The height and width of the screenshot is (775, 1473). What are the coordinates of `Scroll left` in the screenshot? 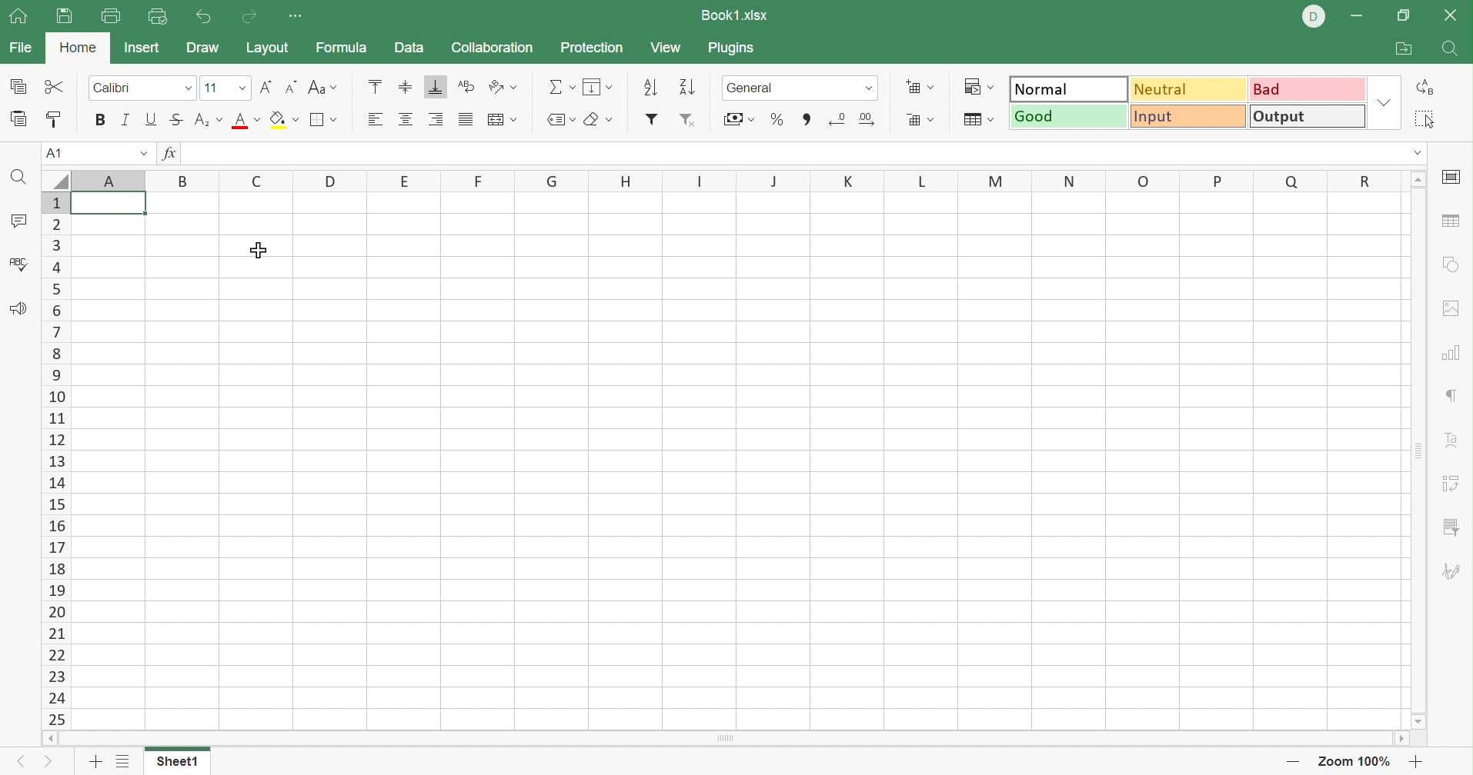 It's located at (49, 737).